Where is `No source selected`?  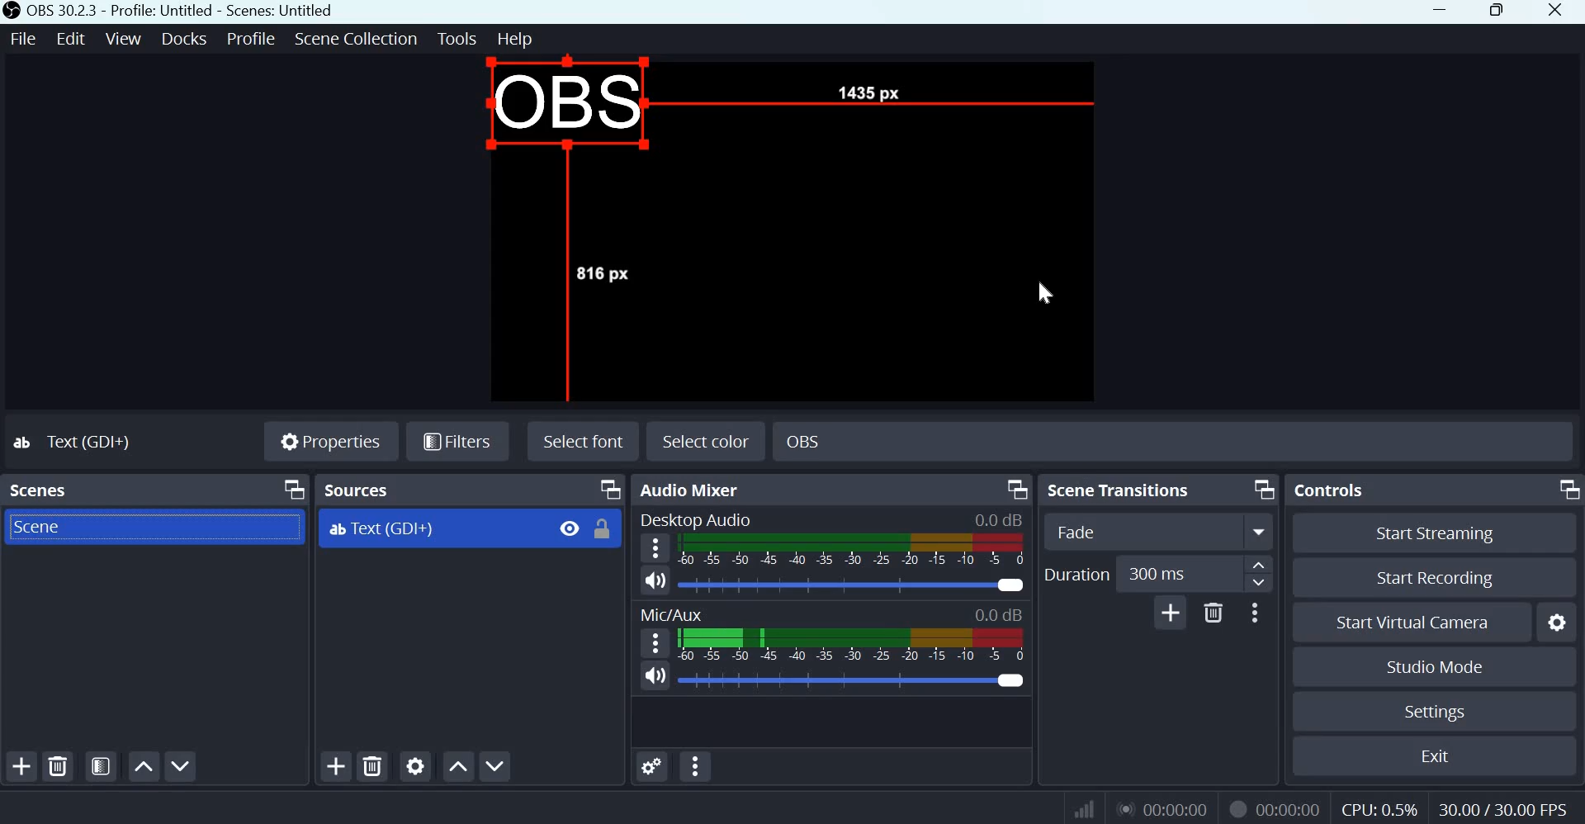
No source selected is located at coordinates (87, 441).